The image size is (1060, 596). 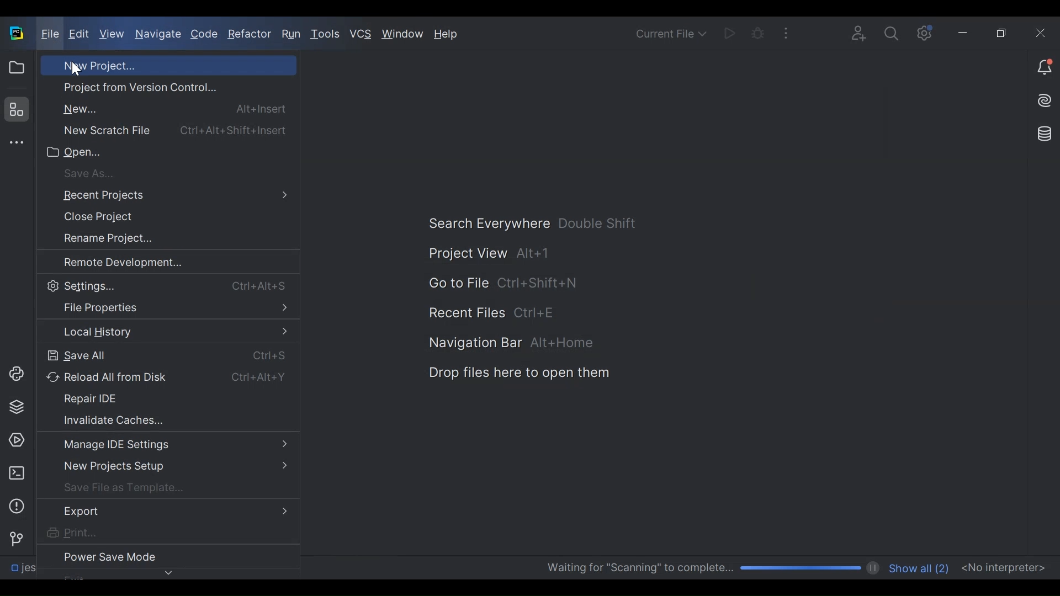 What do you see at coordinates (152, 556) in the screenshot?
I see `Power Save Mode` at bounding box center [152, 556].